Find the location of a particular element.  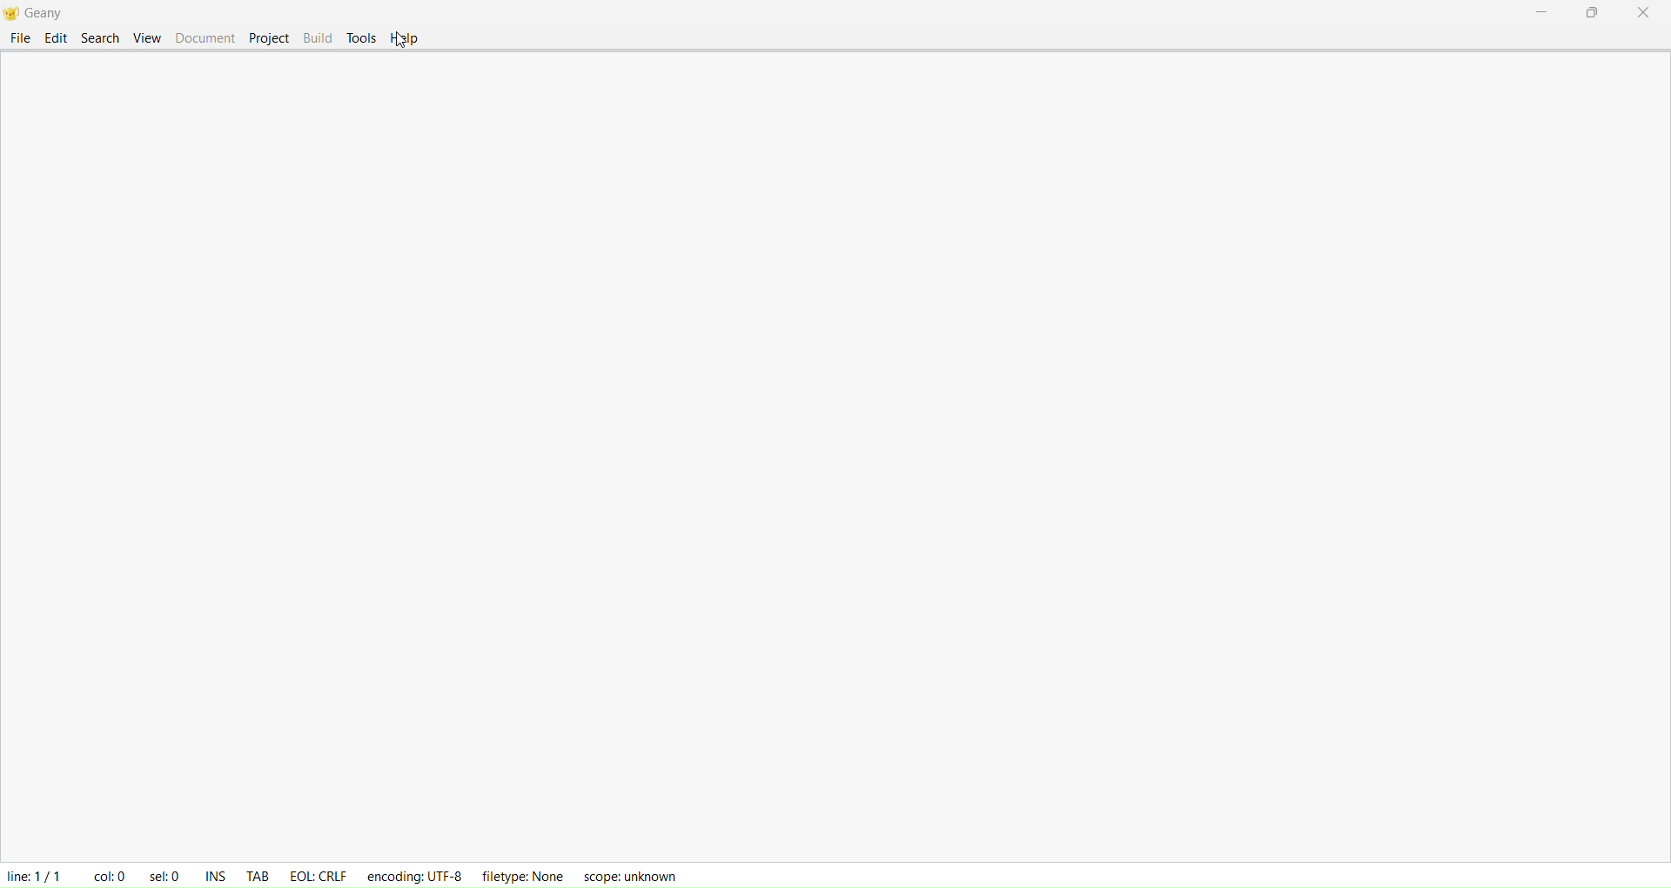

column is located at coordinates (107, 871).